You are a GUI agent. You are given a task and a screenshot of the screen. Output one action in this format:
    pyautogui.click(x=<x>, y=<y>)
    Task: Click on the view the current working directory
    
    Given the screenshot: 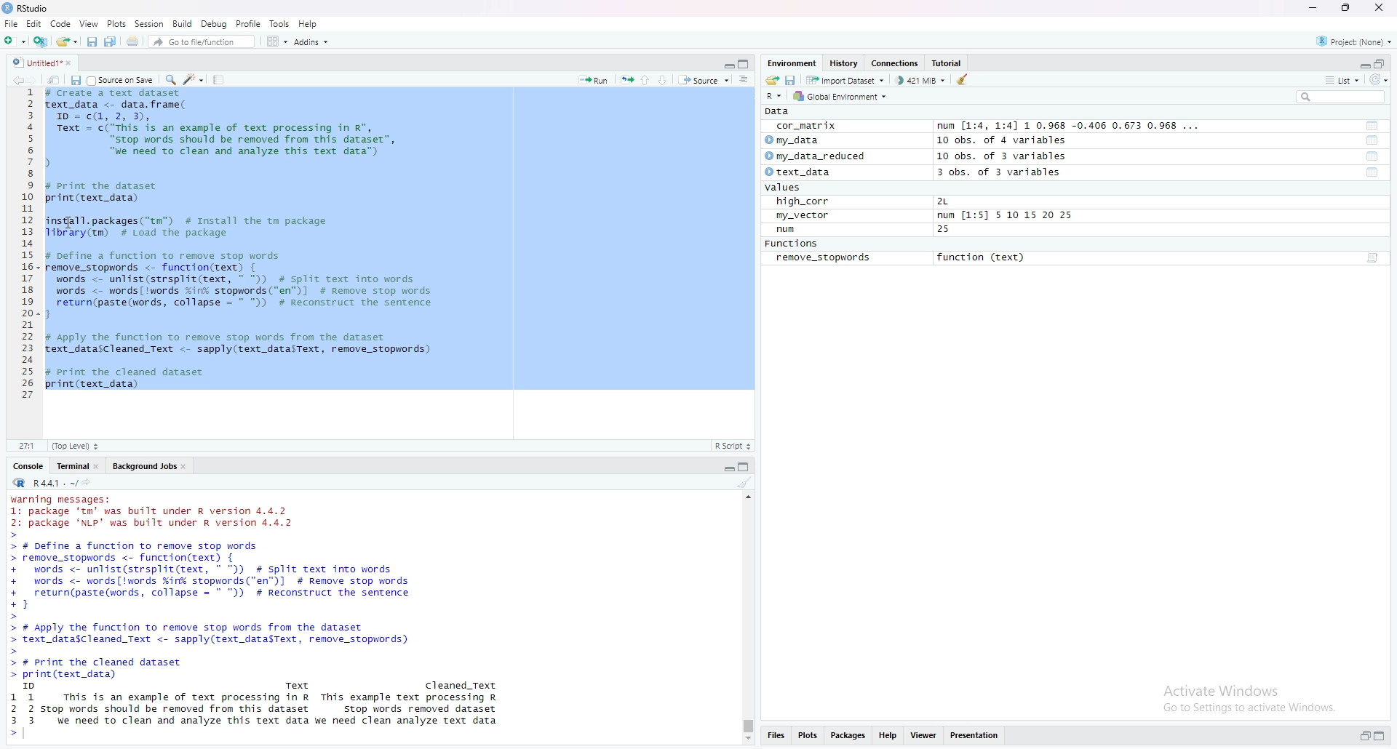 What is the action you would take?
    pyautogui.click(x=89, y=484)
    